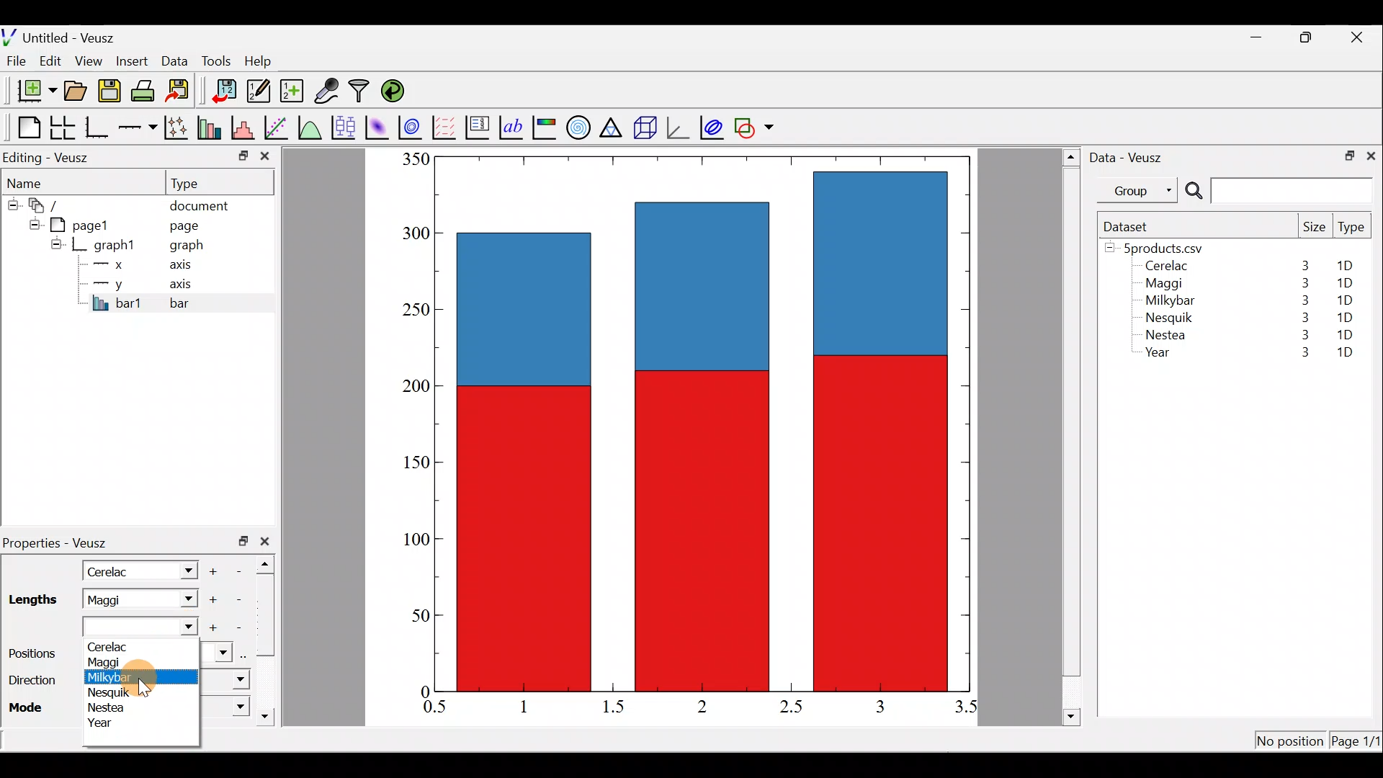 This screenshot has height=778, width=1383. What do you see at coordinates (238, 599) in the screenshot?
I see `remove item` at bounding box center [238, 599].